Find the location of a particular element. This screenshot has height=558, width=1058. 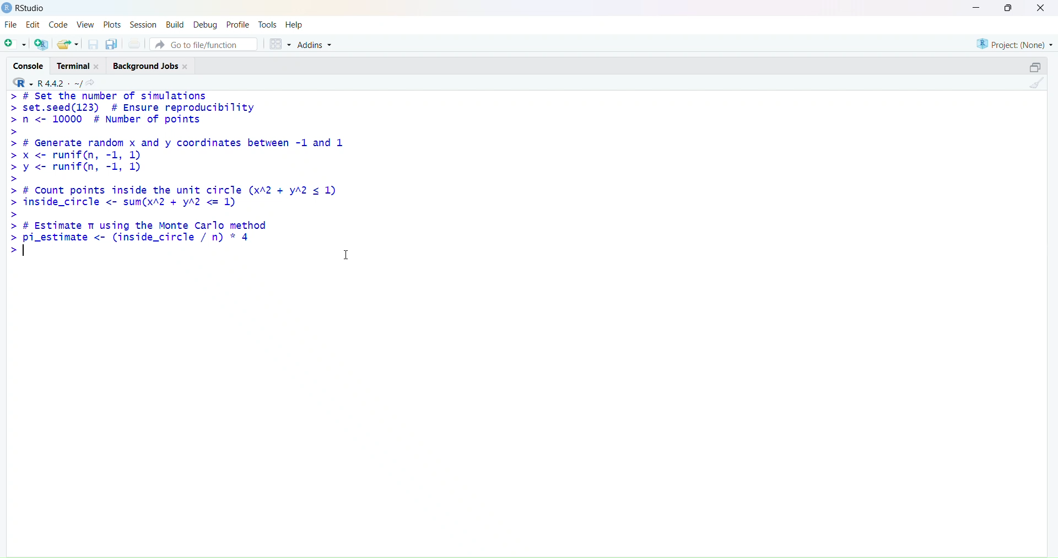

Build is located at coordinates (175, 24).